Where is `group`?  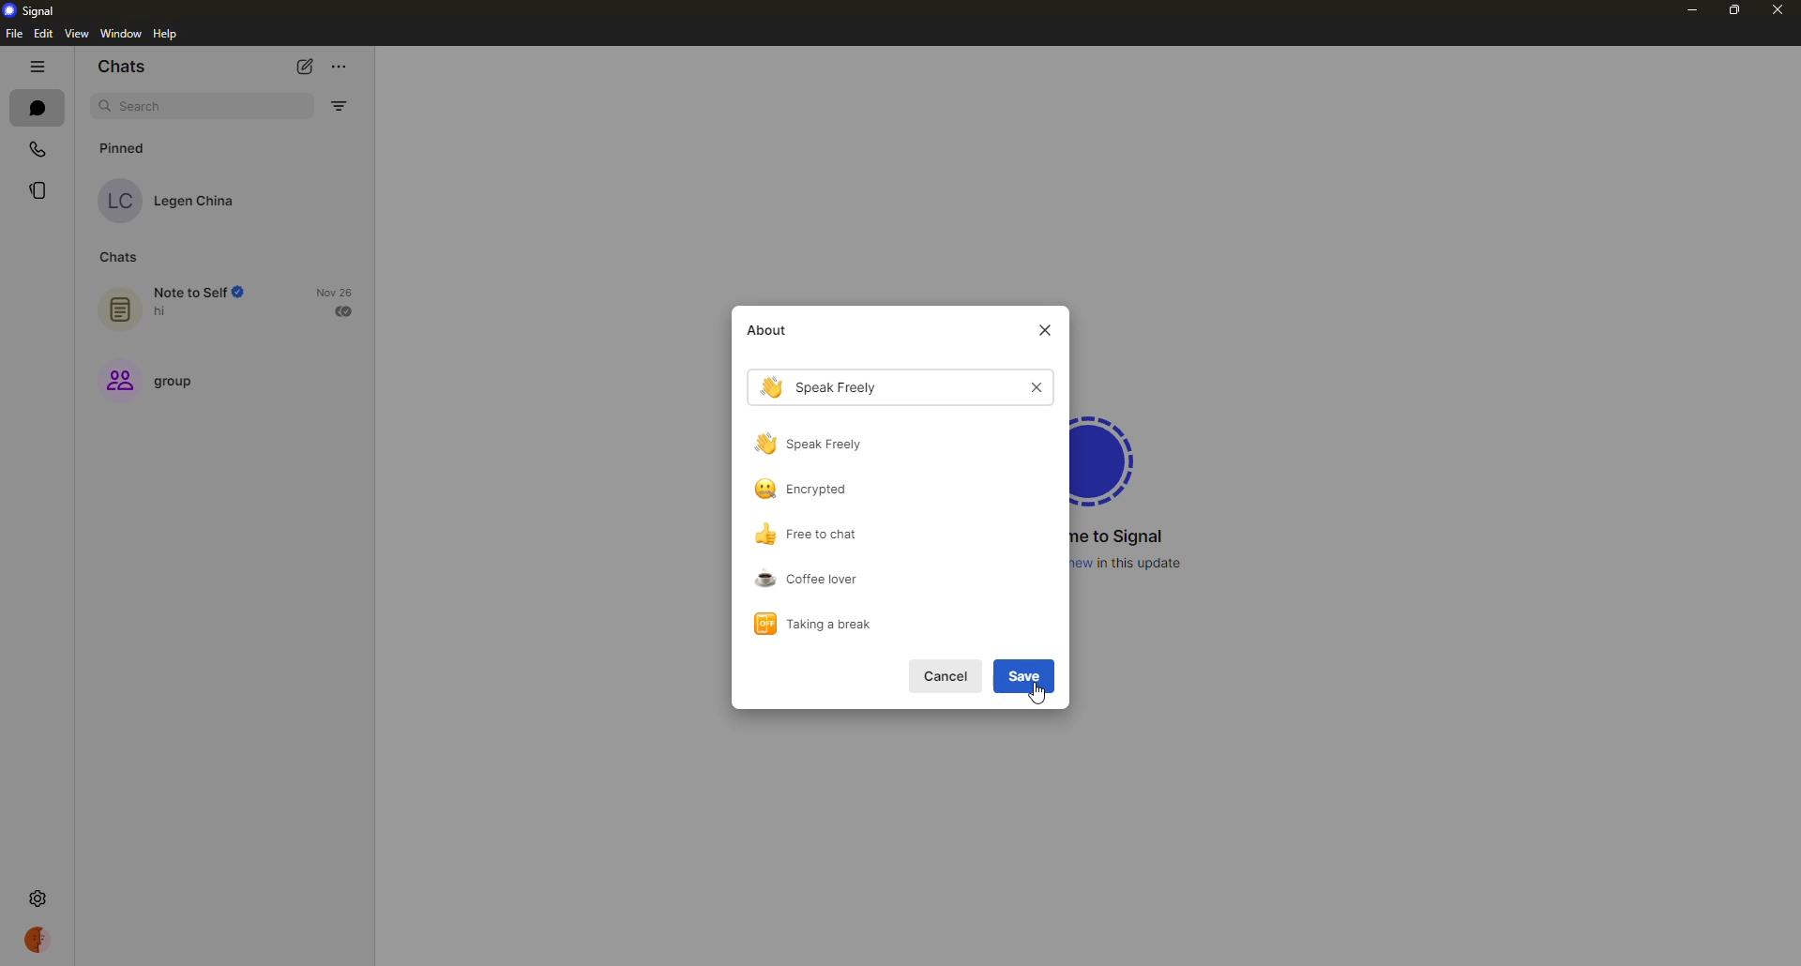 group is located at coordinates (155, 384).